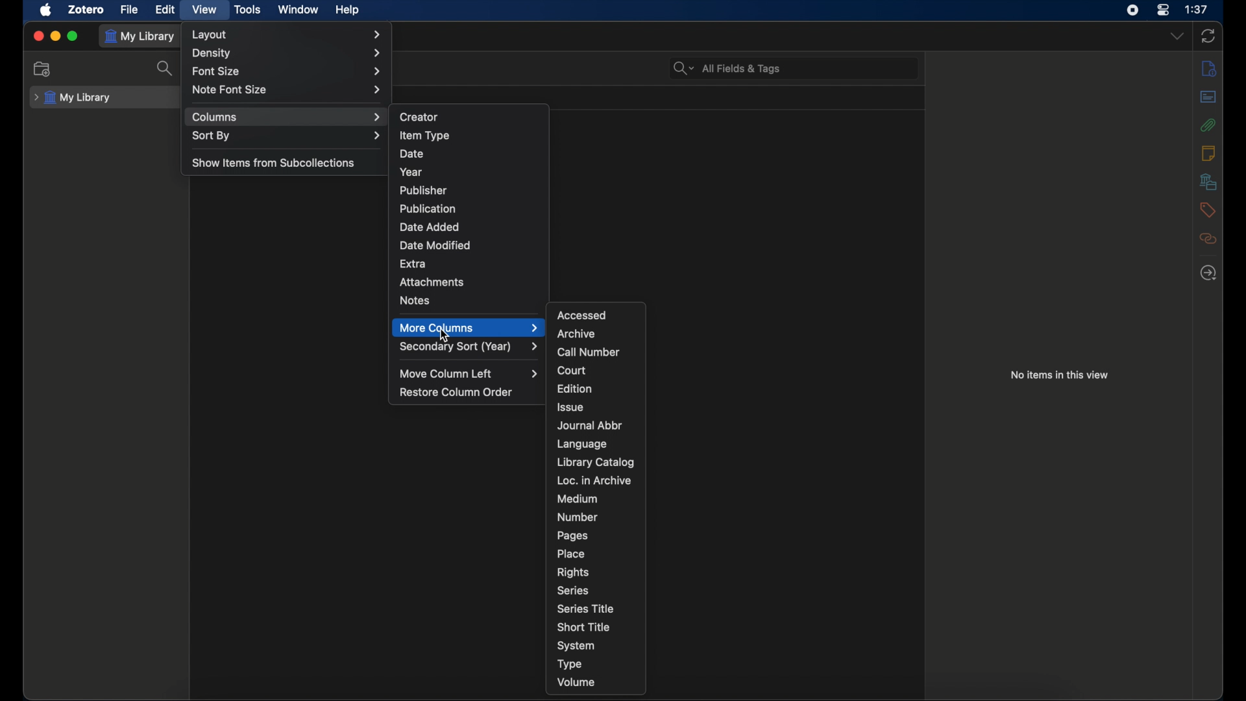 Image resolution: width=1246 pixels, height=701 pixels. I want to click on edition, so click(576, 388).